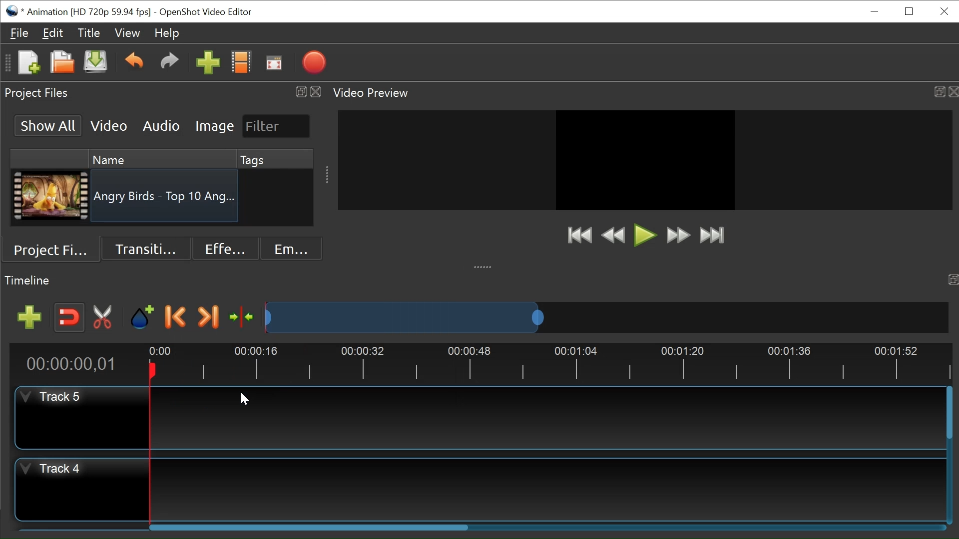  What do you see at coordinates (544, 363) in the screenshot?
I see `Timeline` at bounding box center [544, 363].